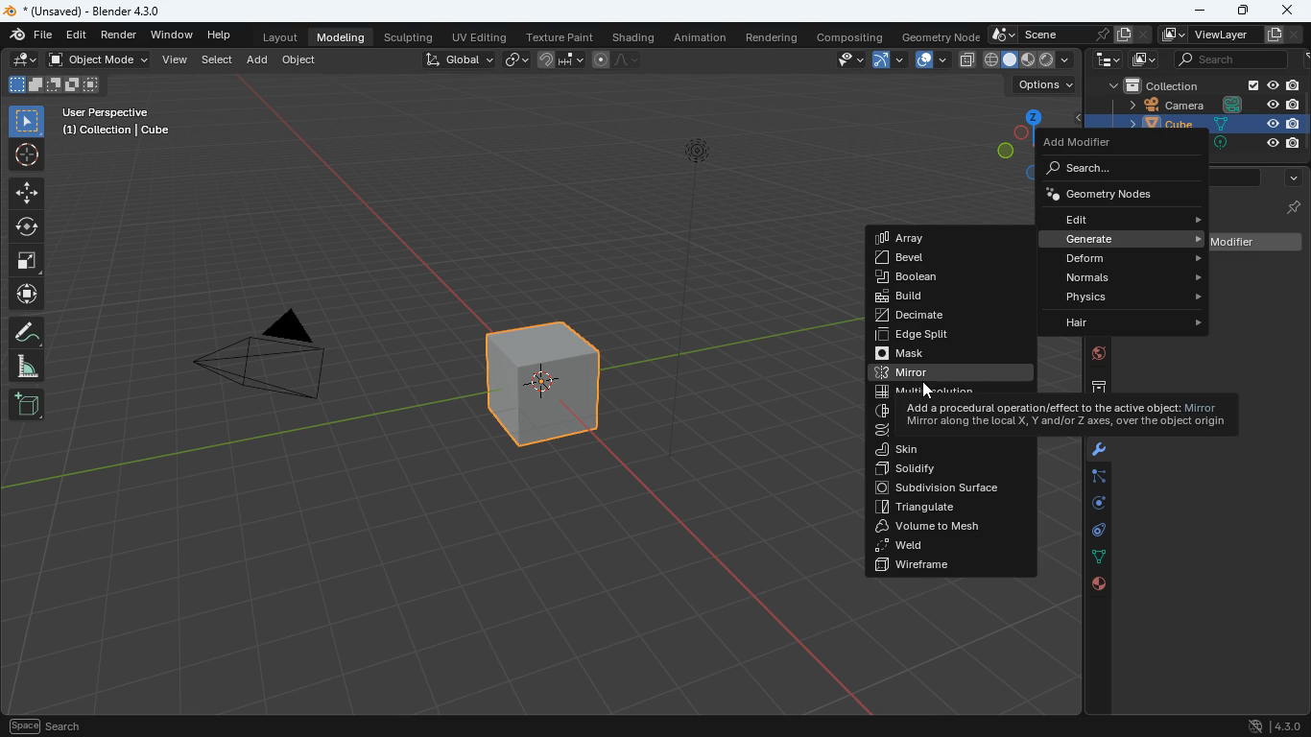 This screenshot has height=737, width=1311. What do you see at coordinates (1085, 144) in the screenshot?
I see `add modifier` at bounding box center [1085, 144].